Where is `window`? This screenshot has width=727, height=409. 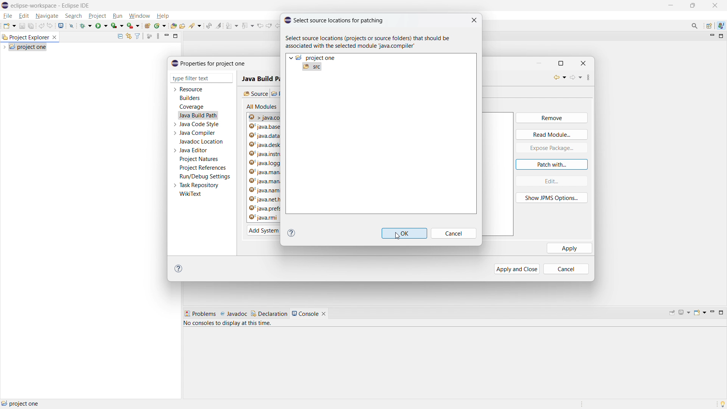
window is located at coordinates (139, 16).